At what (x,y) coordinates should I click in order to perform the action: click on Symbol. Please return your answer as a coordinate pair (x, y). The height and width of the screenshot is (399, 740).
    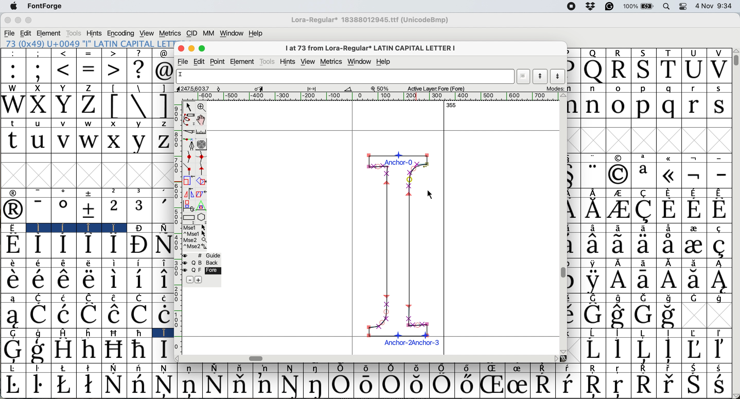
    Looking at the image, I should click on (670, 368).